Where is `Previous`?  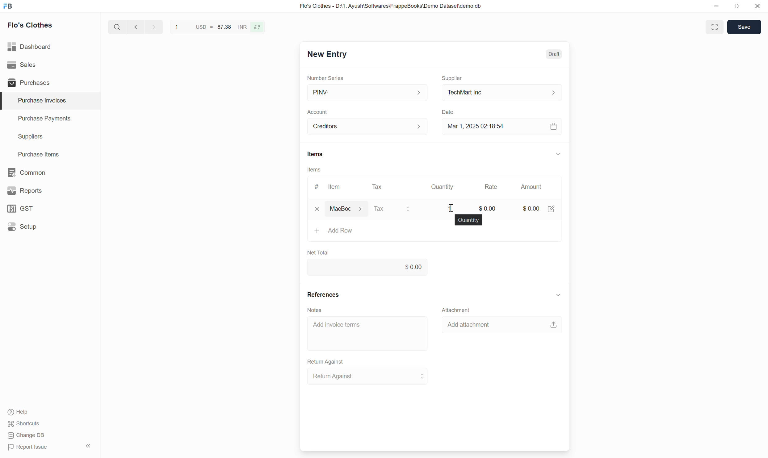 Previous is located at coordinates (136, 27).